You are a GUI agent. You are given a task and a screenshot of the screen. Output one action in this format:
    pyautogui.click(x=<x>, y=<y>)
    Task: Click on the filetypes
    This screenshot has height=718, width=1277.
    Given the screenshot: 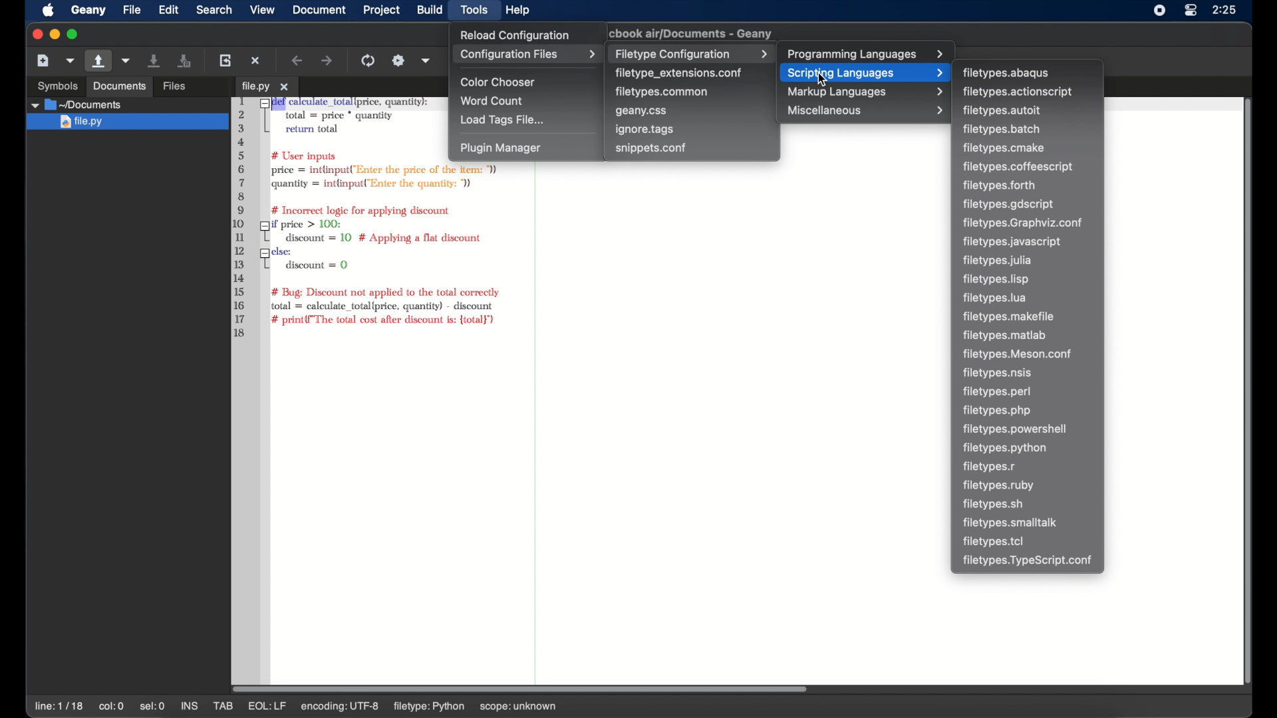 What is the action you would take?
    pyautogui.click(x=1019, y=92)
    